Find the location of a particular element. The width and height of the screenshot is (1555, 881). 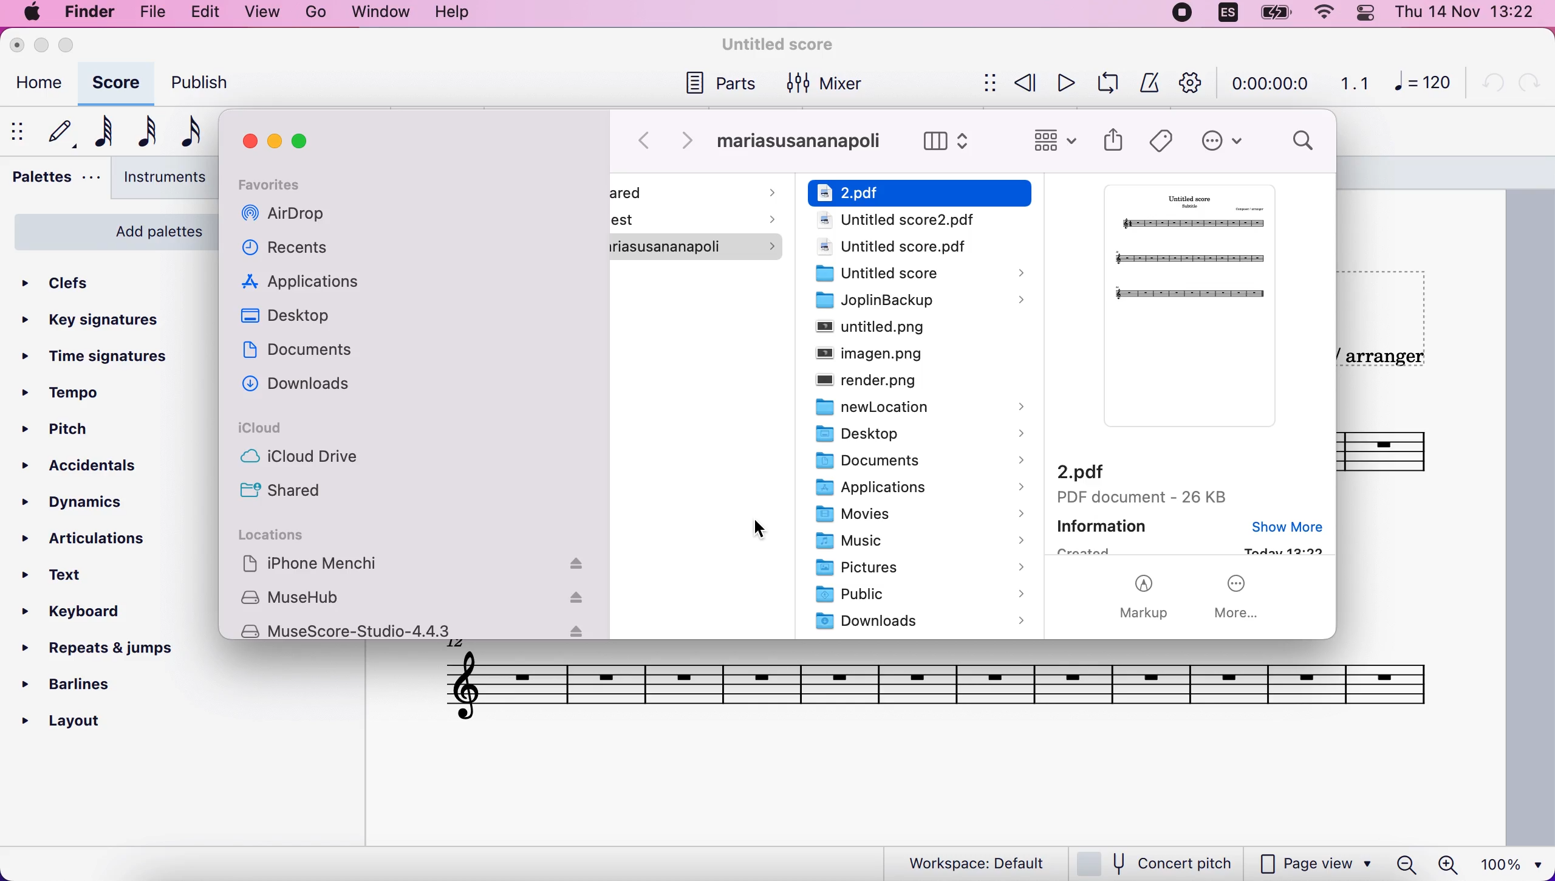

minimize is located at coordinates (43, 46).